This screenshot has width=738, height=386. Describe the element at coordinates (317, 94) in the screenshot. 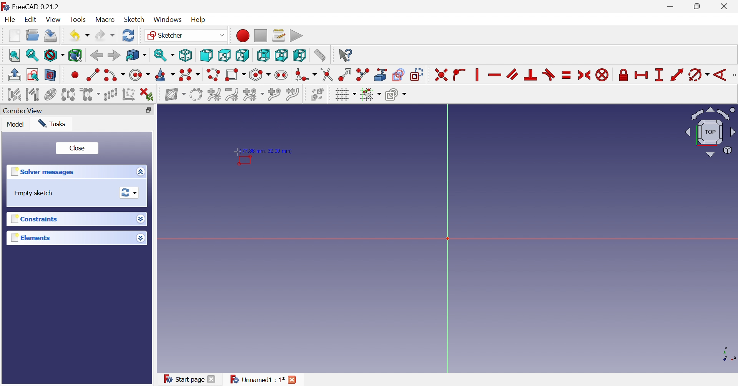

I see `Switch virtual space` at that location.